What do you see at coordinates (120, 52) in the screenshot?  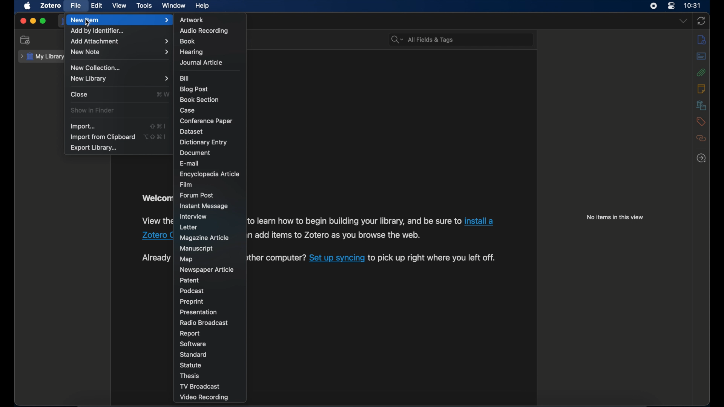 I see `new note` at bounding box center [120, 52].